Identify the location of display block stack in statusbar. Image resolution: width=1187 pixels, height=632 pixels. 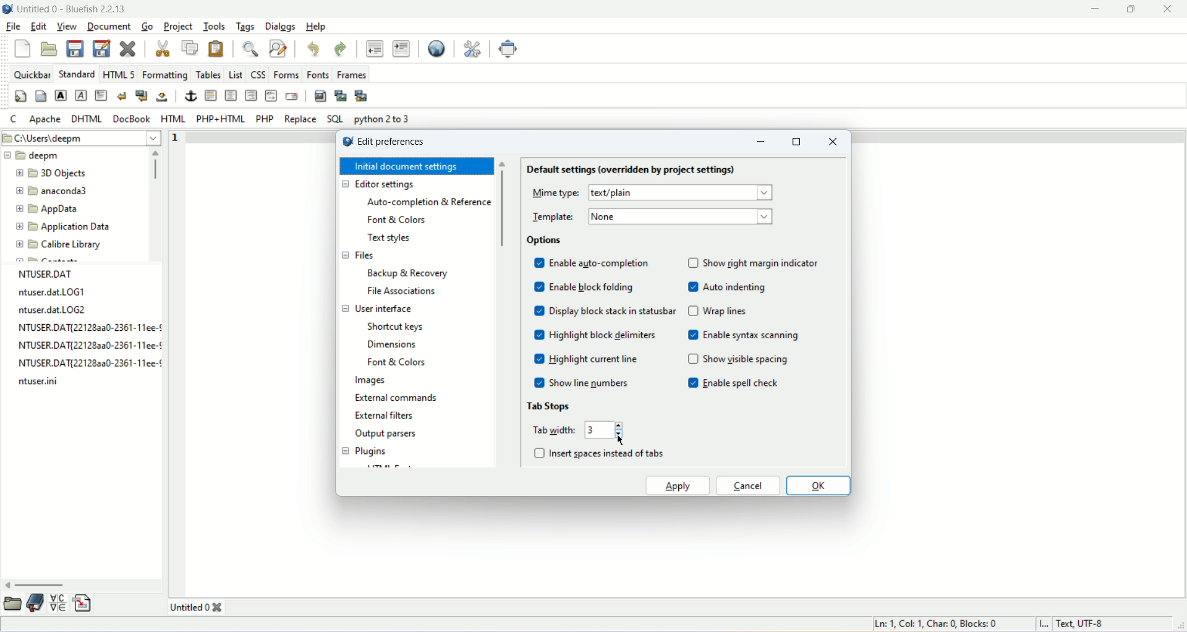
(613, 310).